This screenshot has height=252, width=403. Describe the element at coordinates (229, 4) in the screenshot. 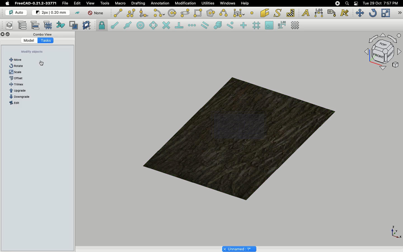

I see `Windows` at that location.